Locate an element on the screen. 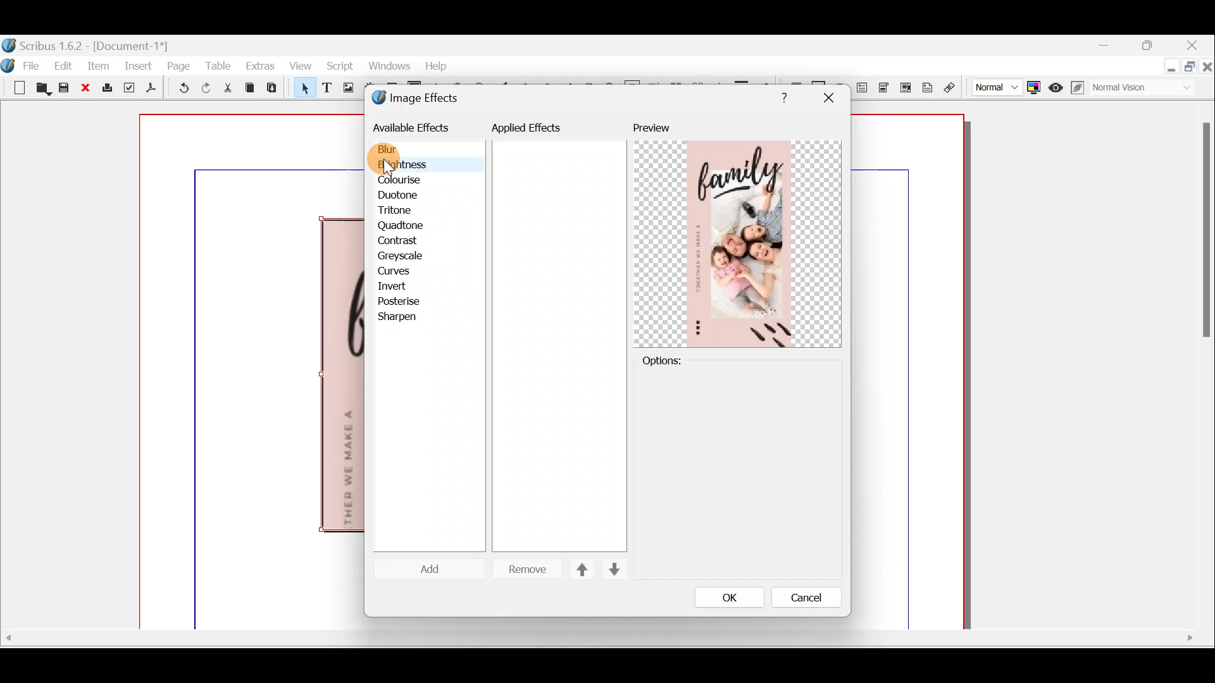  Script is located at coordinates (339, 68).